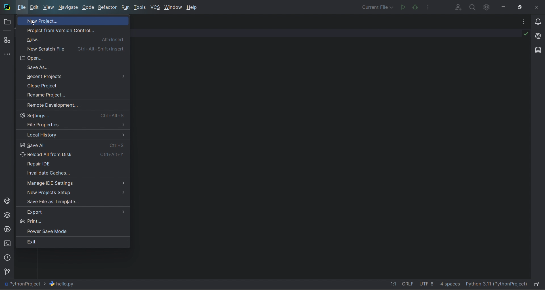 This screenshot has height=290, width=545. Describe the element at coordinates (521, 35) in the screenshot. I see `code check` at that location.